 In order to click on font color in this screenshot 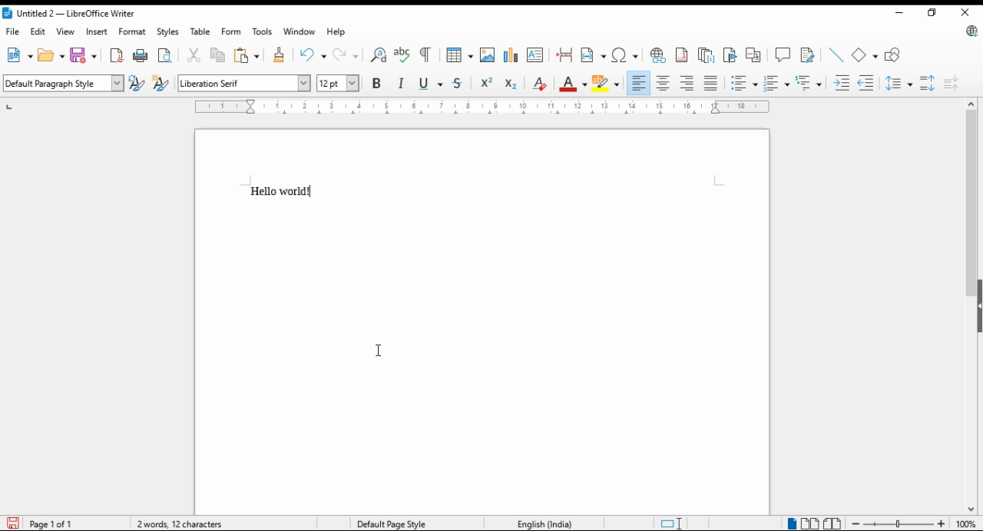, I will do `click(571, 86)`.